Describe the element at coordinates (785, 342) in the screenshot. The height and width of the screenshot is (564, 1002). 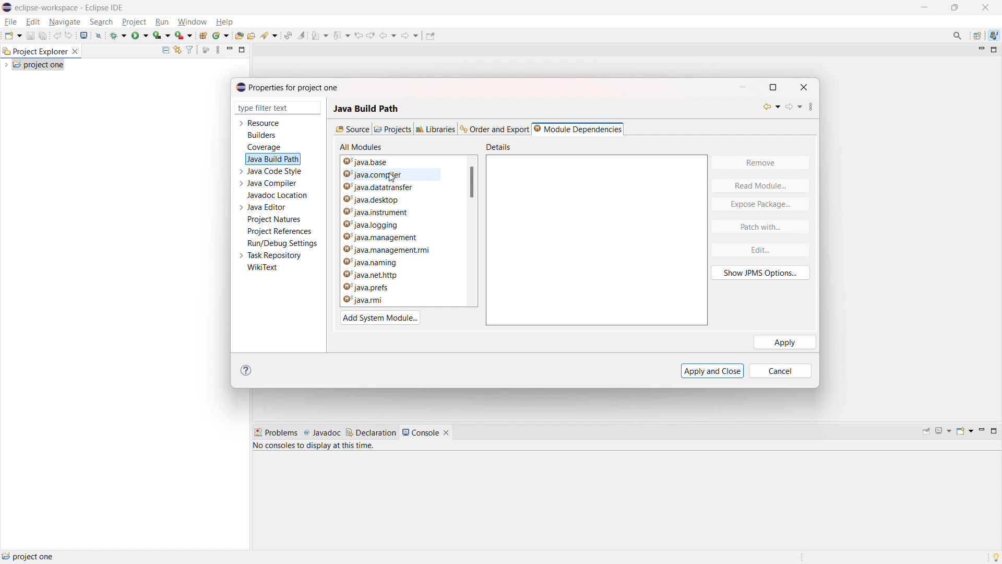
I see `apply` at that location.